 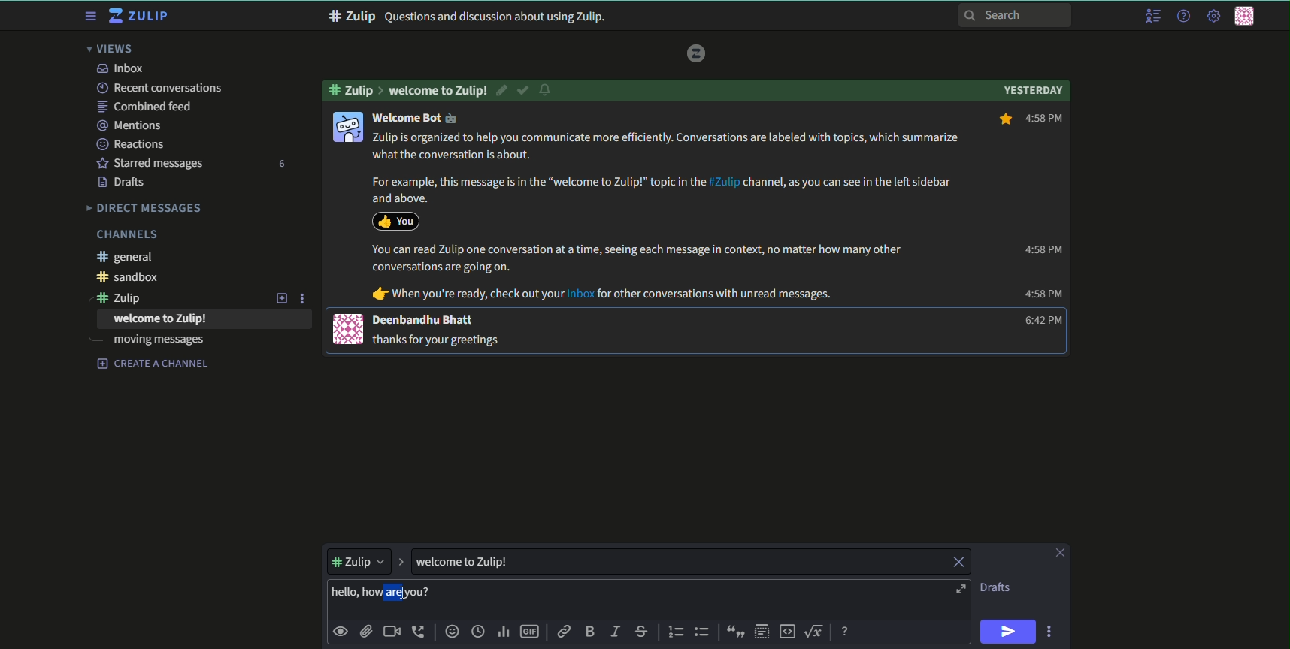 I want to click on send, so click(x=1009, y=632).